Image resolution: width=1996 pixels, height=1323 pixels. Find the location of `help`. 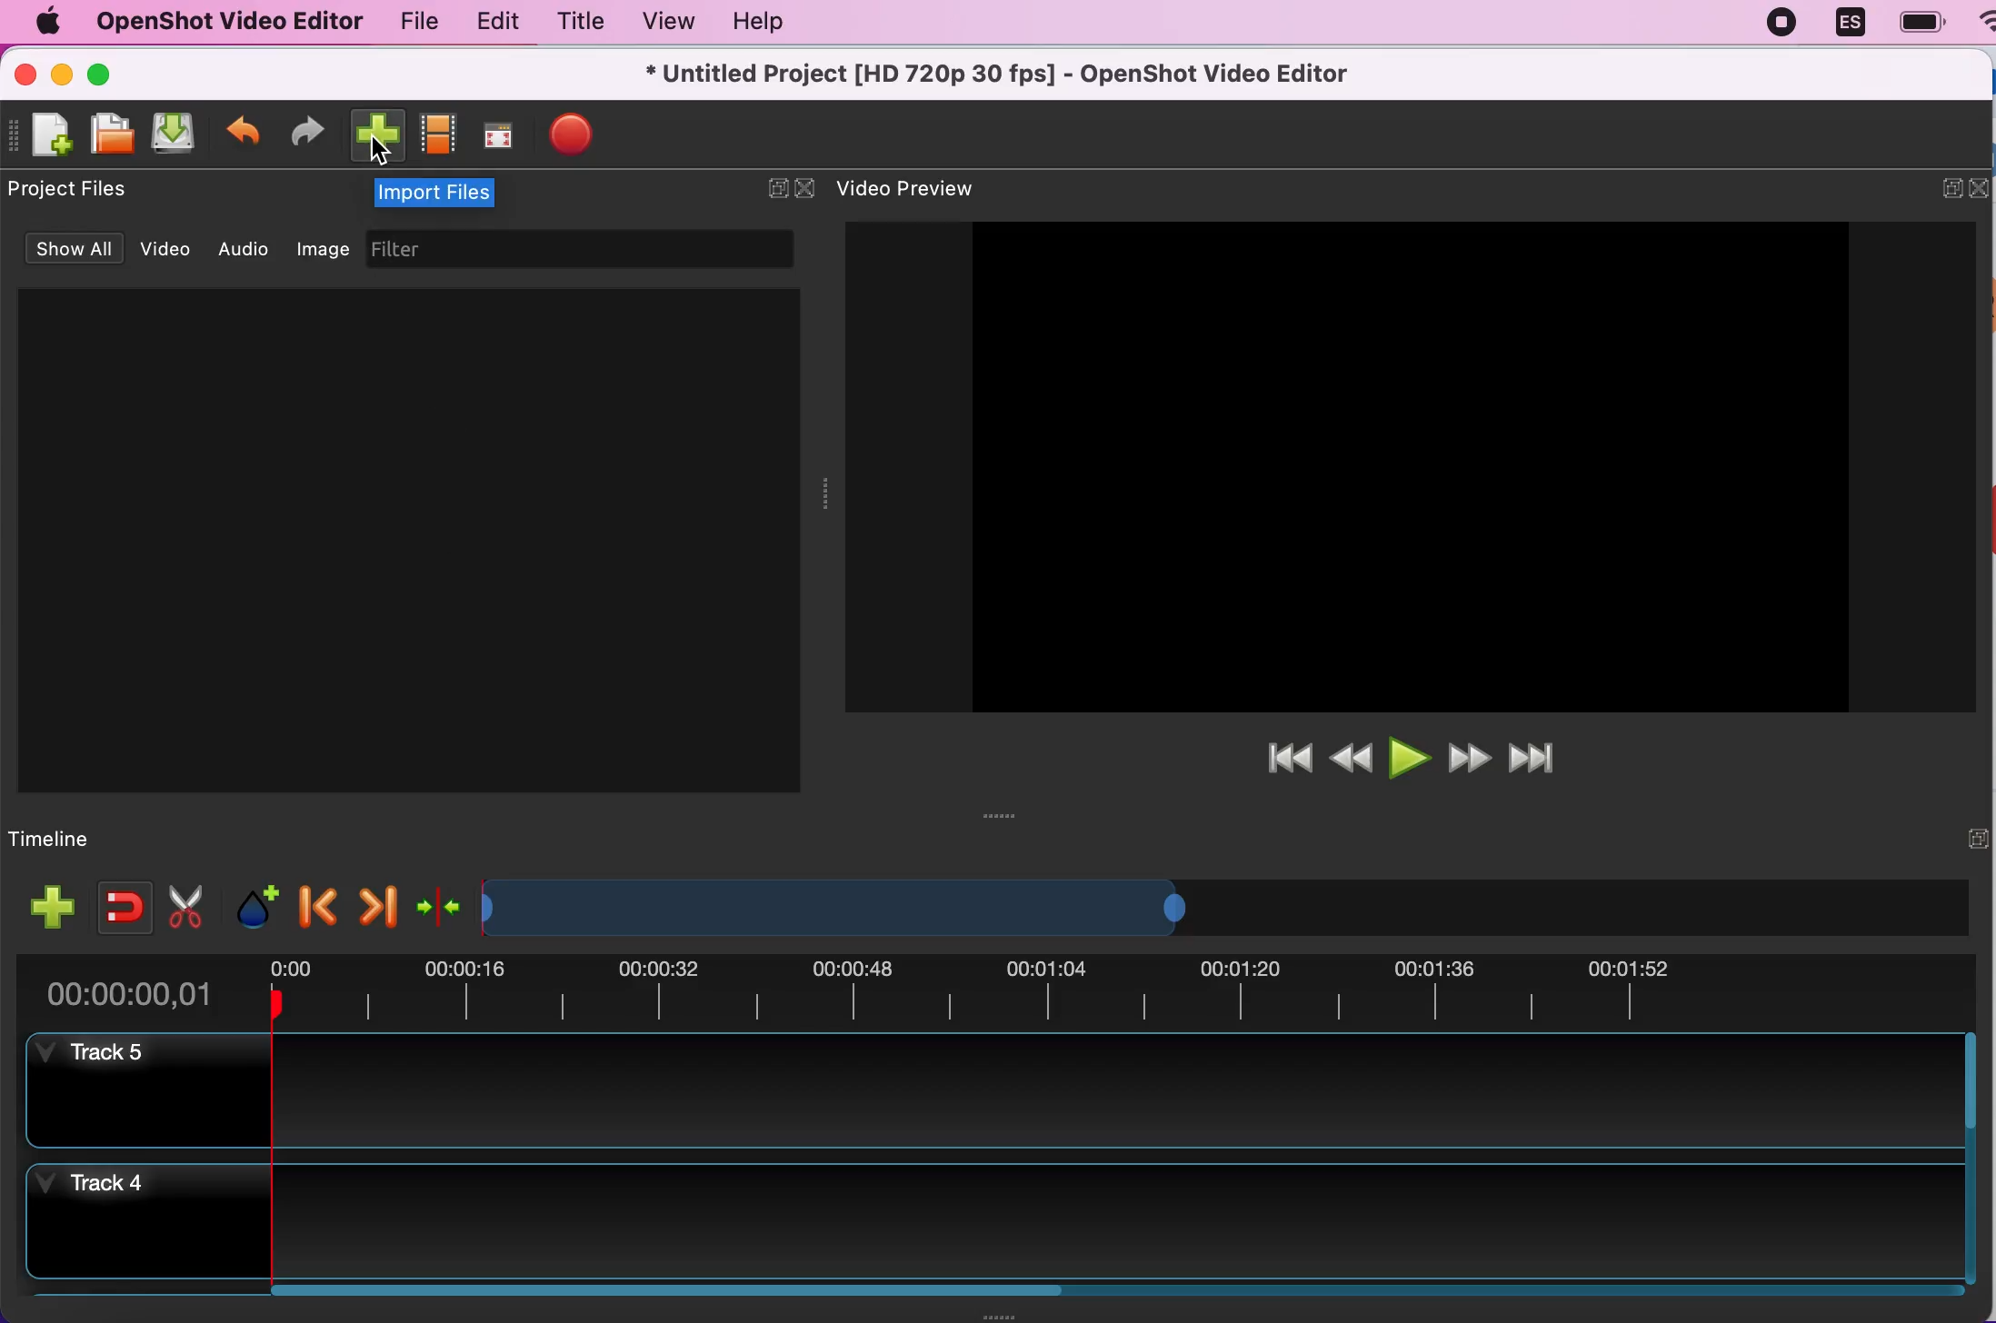

help is located at coordinates (758, 21).